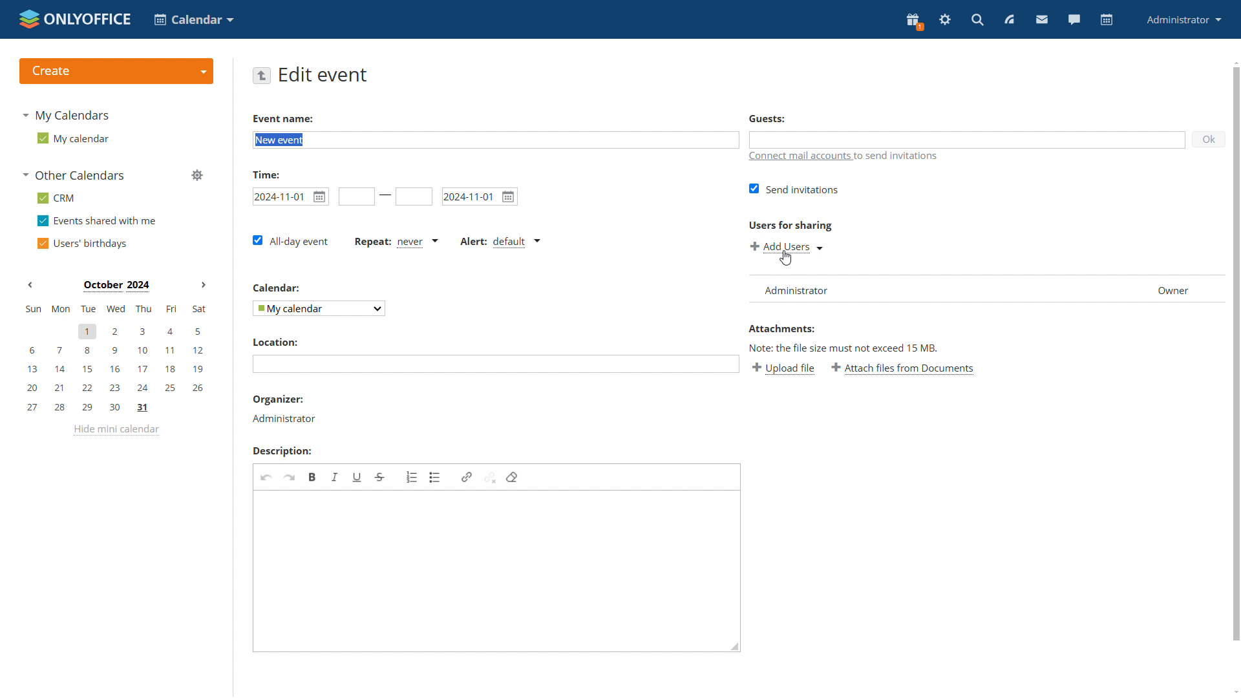 This screenshot has width=1241, height=698. Describe the element at coordinates (356, 478) in the screenshot. I see `underline` at that location.